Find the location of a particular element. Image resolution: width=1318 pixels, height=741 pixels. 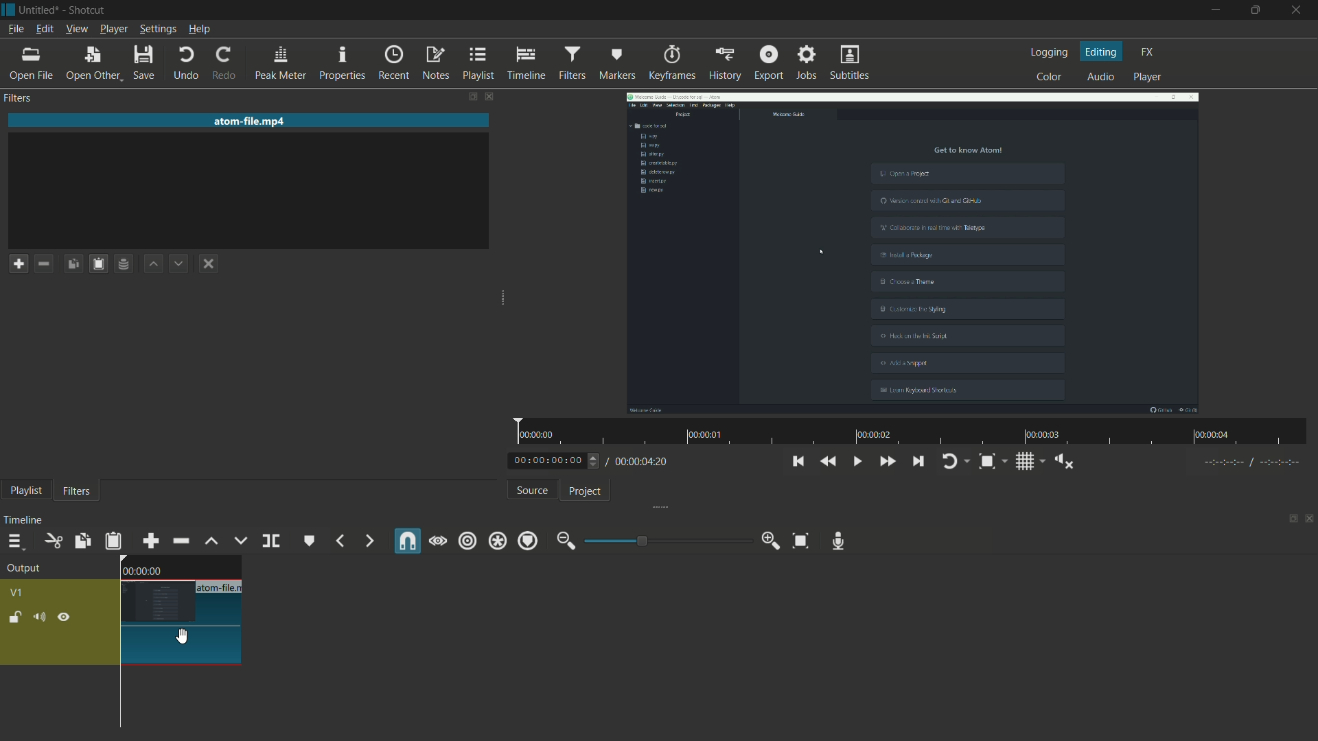

settings menu is located at coordinates (158, 29).